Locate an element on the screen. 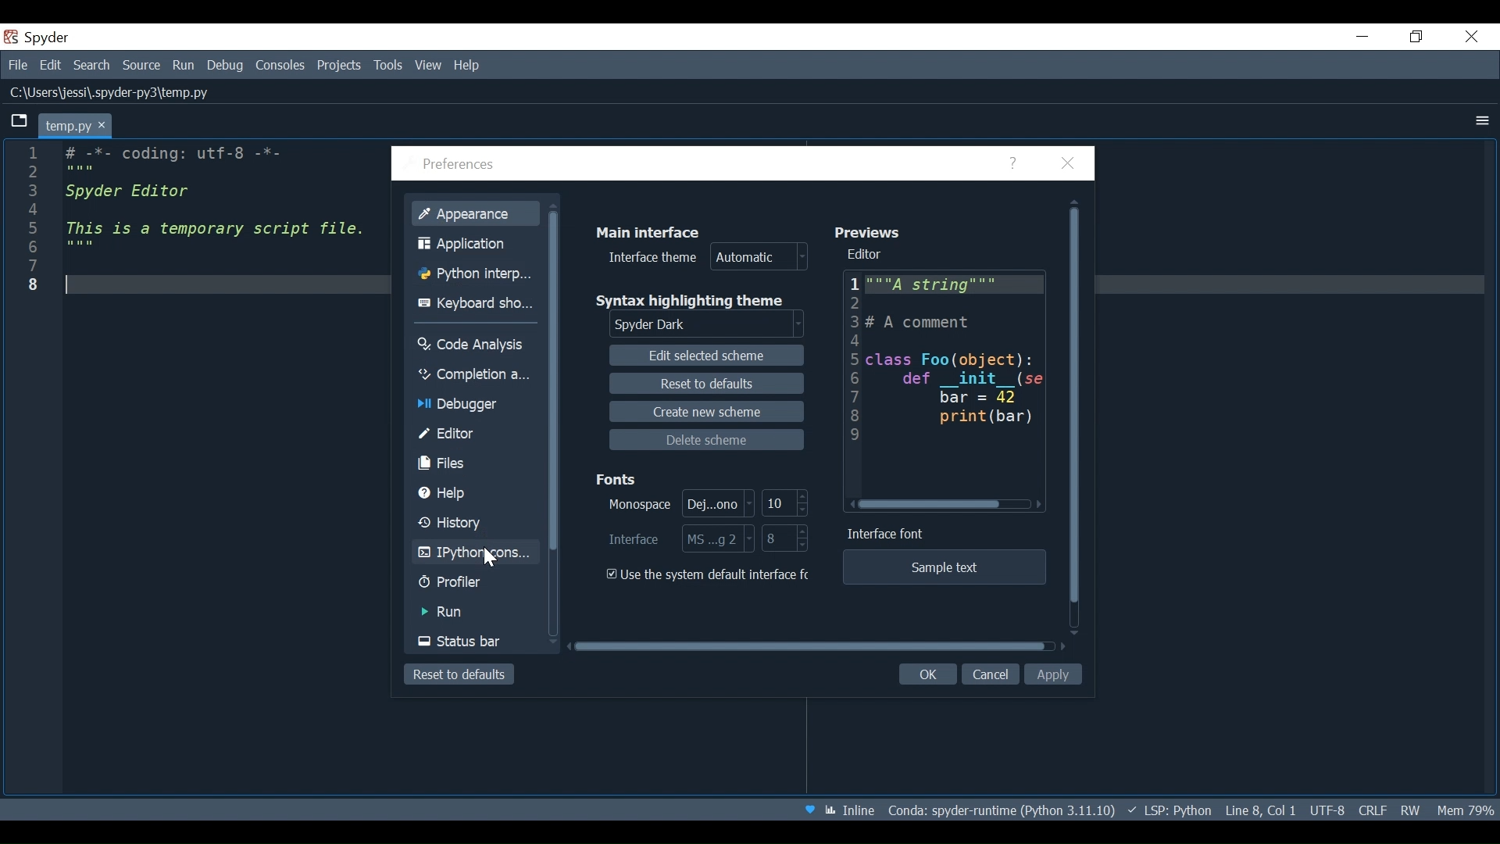 The width and height of the screenshot is (1500, 844). Select Interface Font is located at coordinates (679, 538).